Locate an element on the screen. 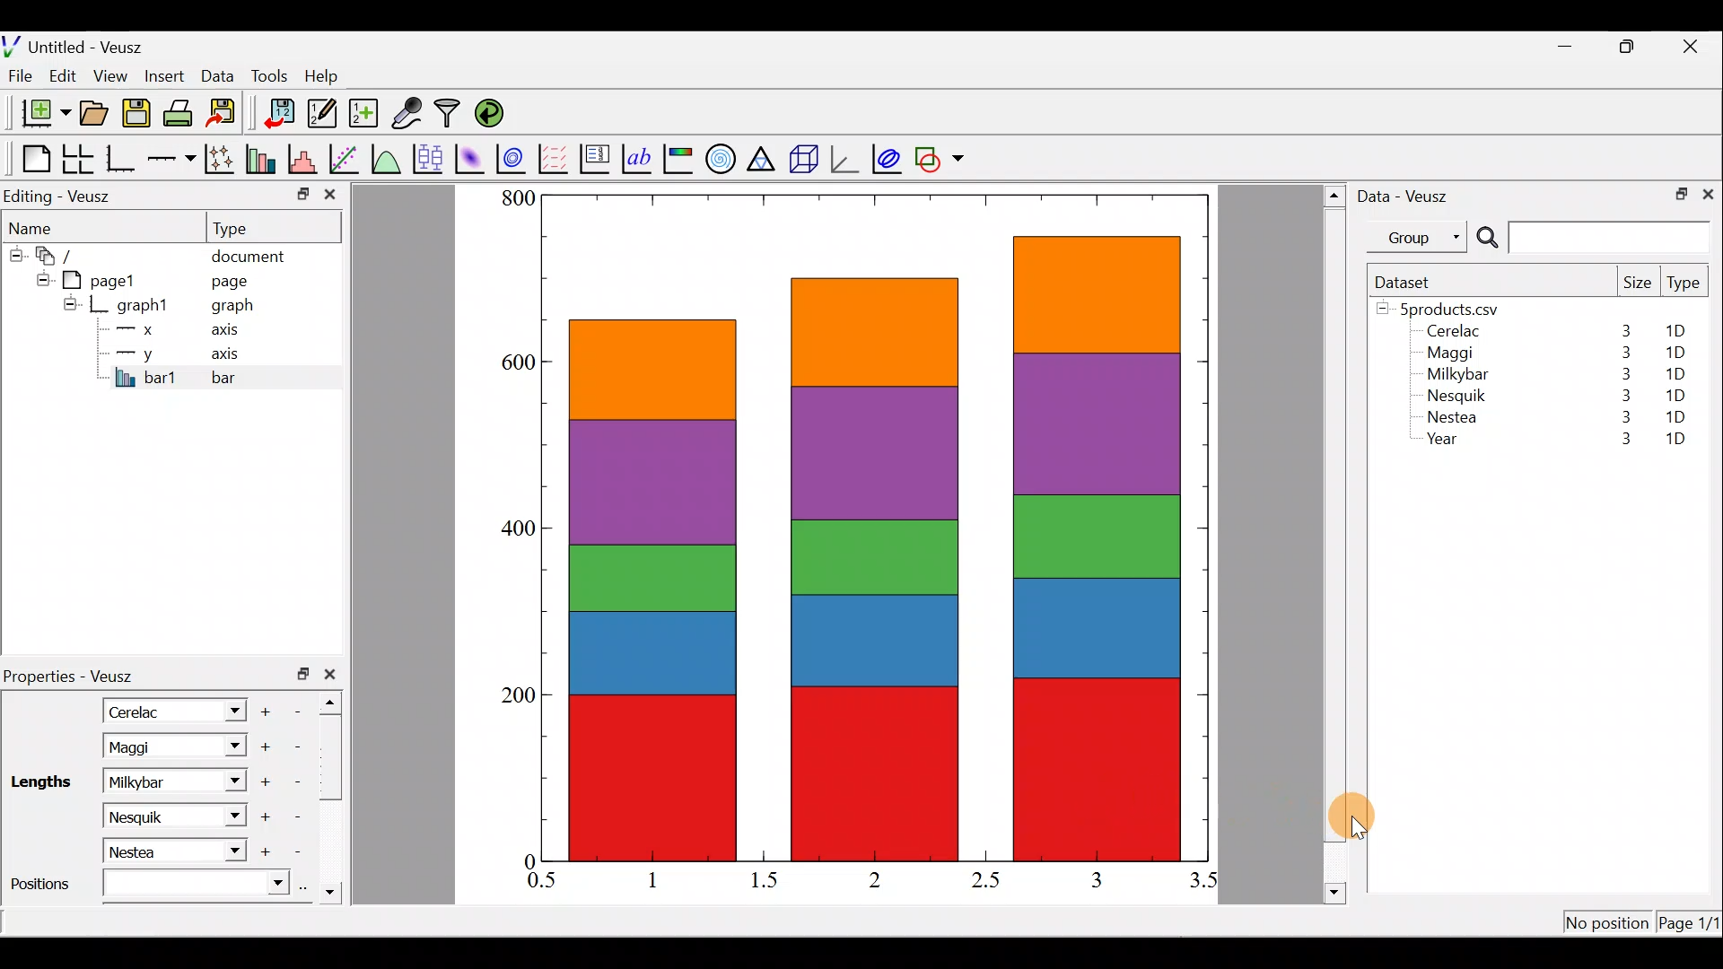 The width and height of the screenshot is (1723, 969). hide is located at coordinates (14, 252).